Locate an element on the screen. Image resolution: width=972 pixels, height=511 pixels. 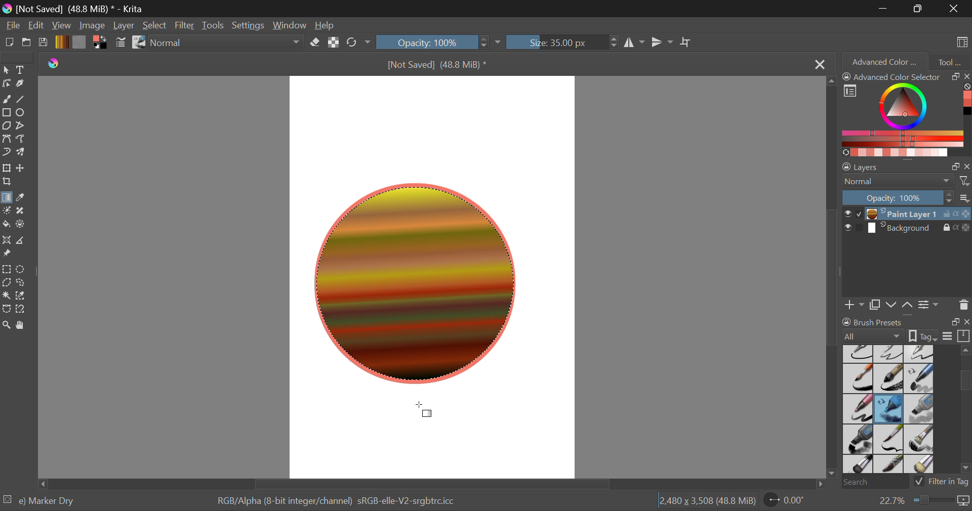
Move Layers is located at coordinates (900, 304).